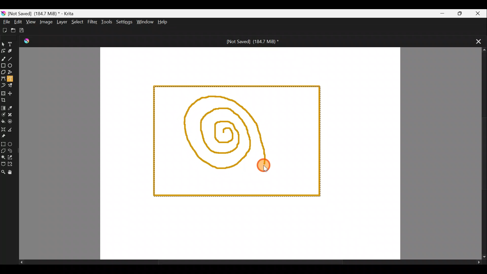 This screenshot has height=274, width=487. I want to click on Maximize, so click(461, 13).